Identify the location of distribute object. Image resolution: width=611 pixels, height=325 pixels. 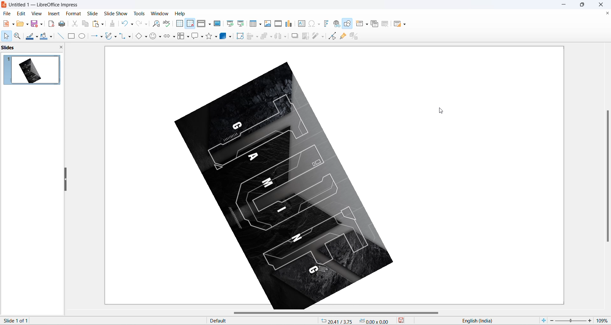
(287, 37).